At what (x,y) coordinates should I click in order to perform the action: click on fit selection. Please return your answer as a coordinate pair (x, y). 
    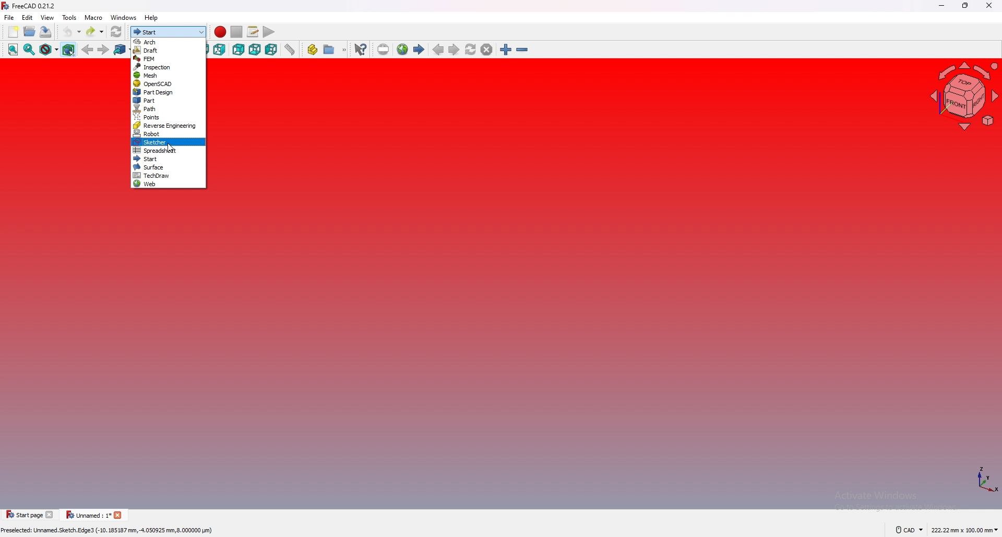
    Looking at the image, I should click on (29, 50).